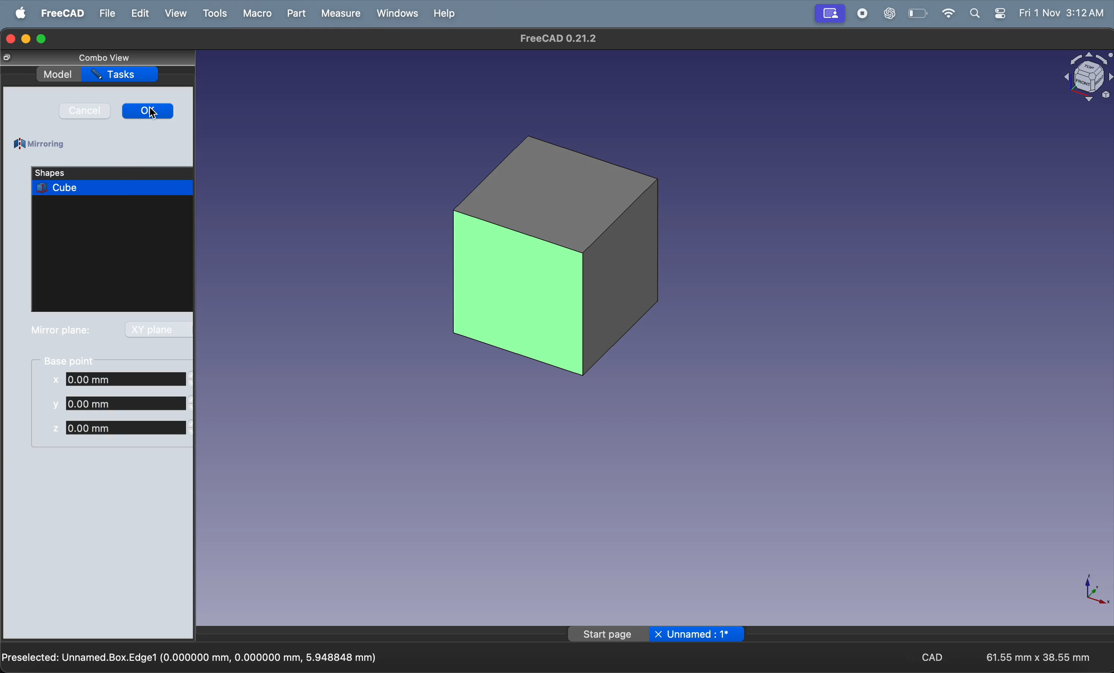 The image size is (1114, 673). What do you see at coordinates (122, 380) in the screenshot?
I see `x coordinate` at bounding box center [122, 380].